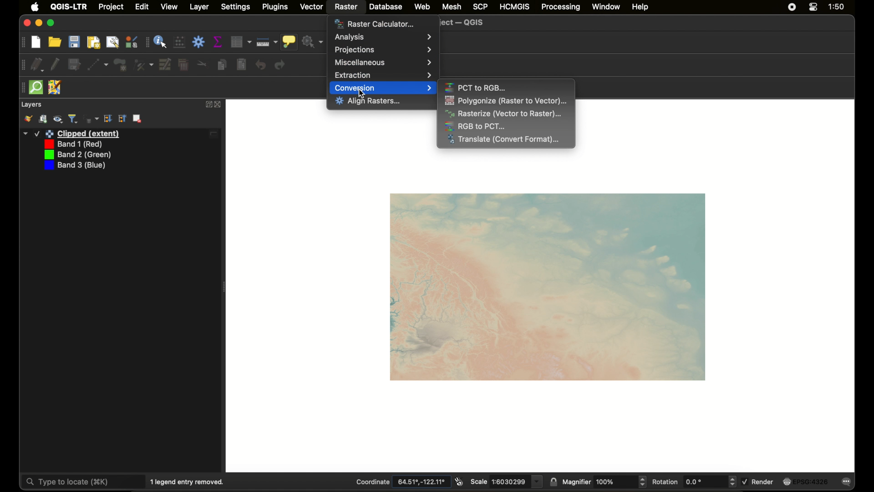  Describe the element at coordinates (604, 482) in the screenshot. I see `magnifier` at that location.